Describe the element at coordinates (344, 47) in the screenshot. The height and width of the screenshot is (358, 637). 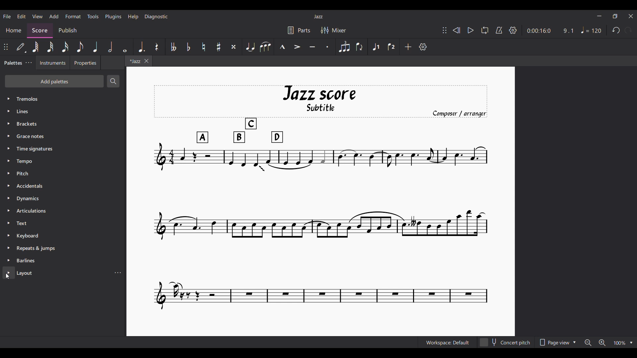
I see `Tuplet` at that location.